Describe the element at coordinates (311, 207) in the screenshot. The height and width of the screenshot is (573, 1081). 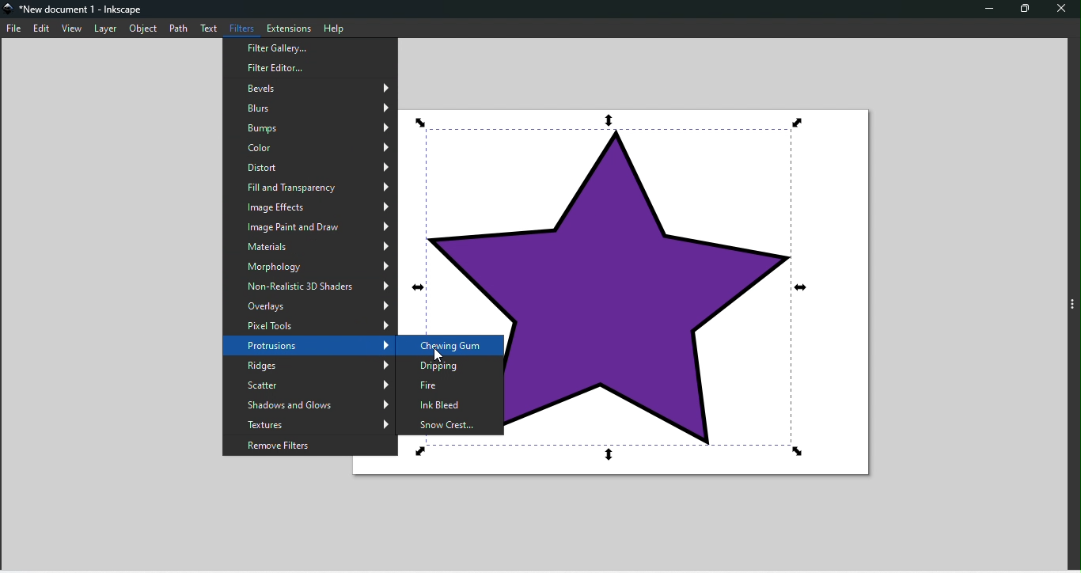
I see `Image effects` at that location.